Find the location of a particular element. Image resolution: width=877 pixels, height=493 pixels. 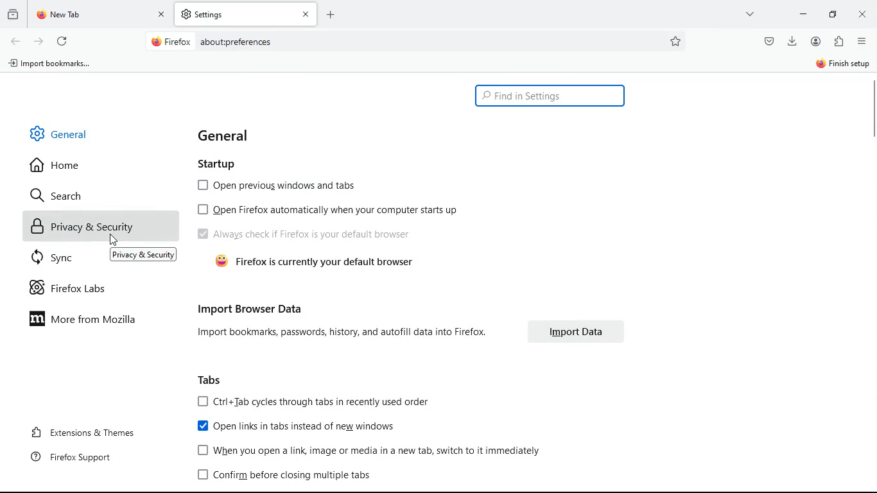

general is located at coordinates (226, 134).